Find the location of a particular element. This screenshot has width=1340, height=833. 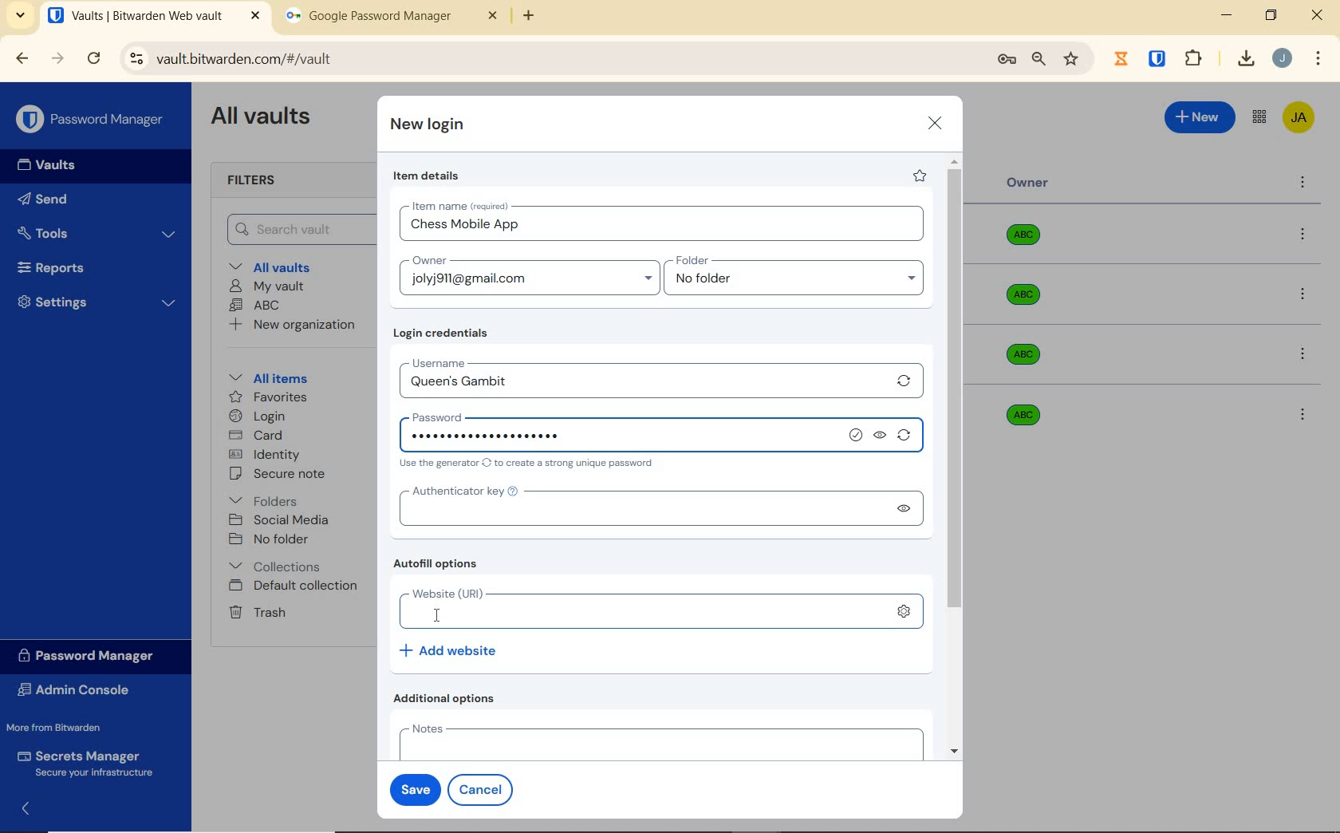

customize Google chrome is located at coordinates (1318, 59).